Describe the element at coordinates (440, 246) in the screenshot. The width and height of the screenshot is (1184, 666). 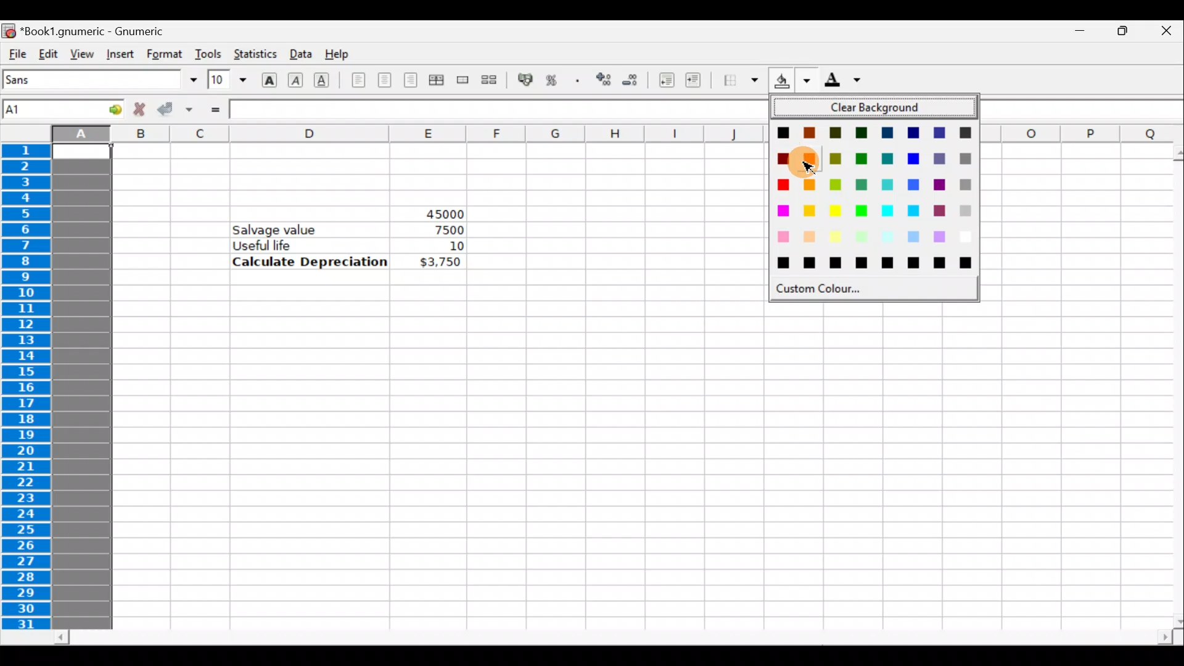
I see `10` at that location.